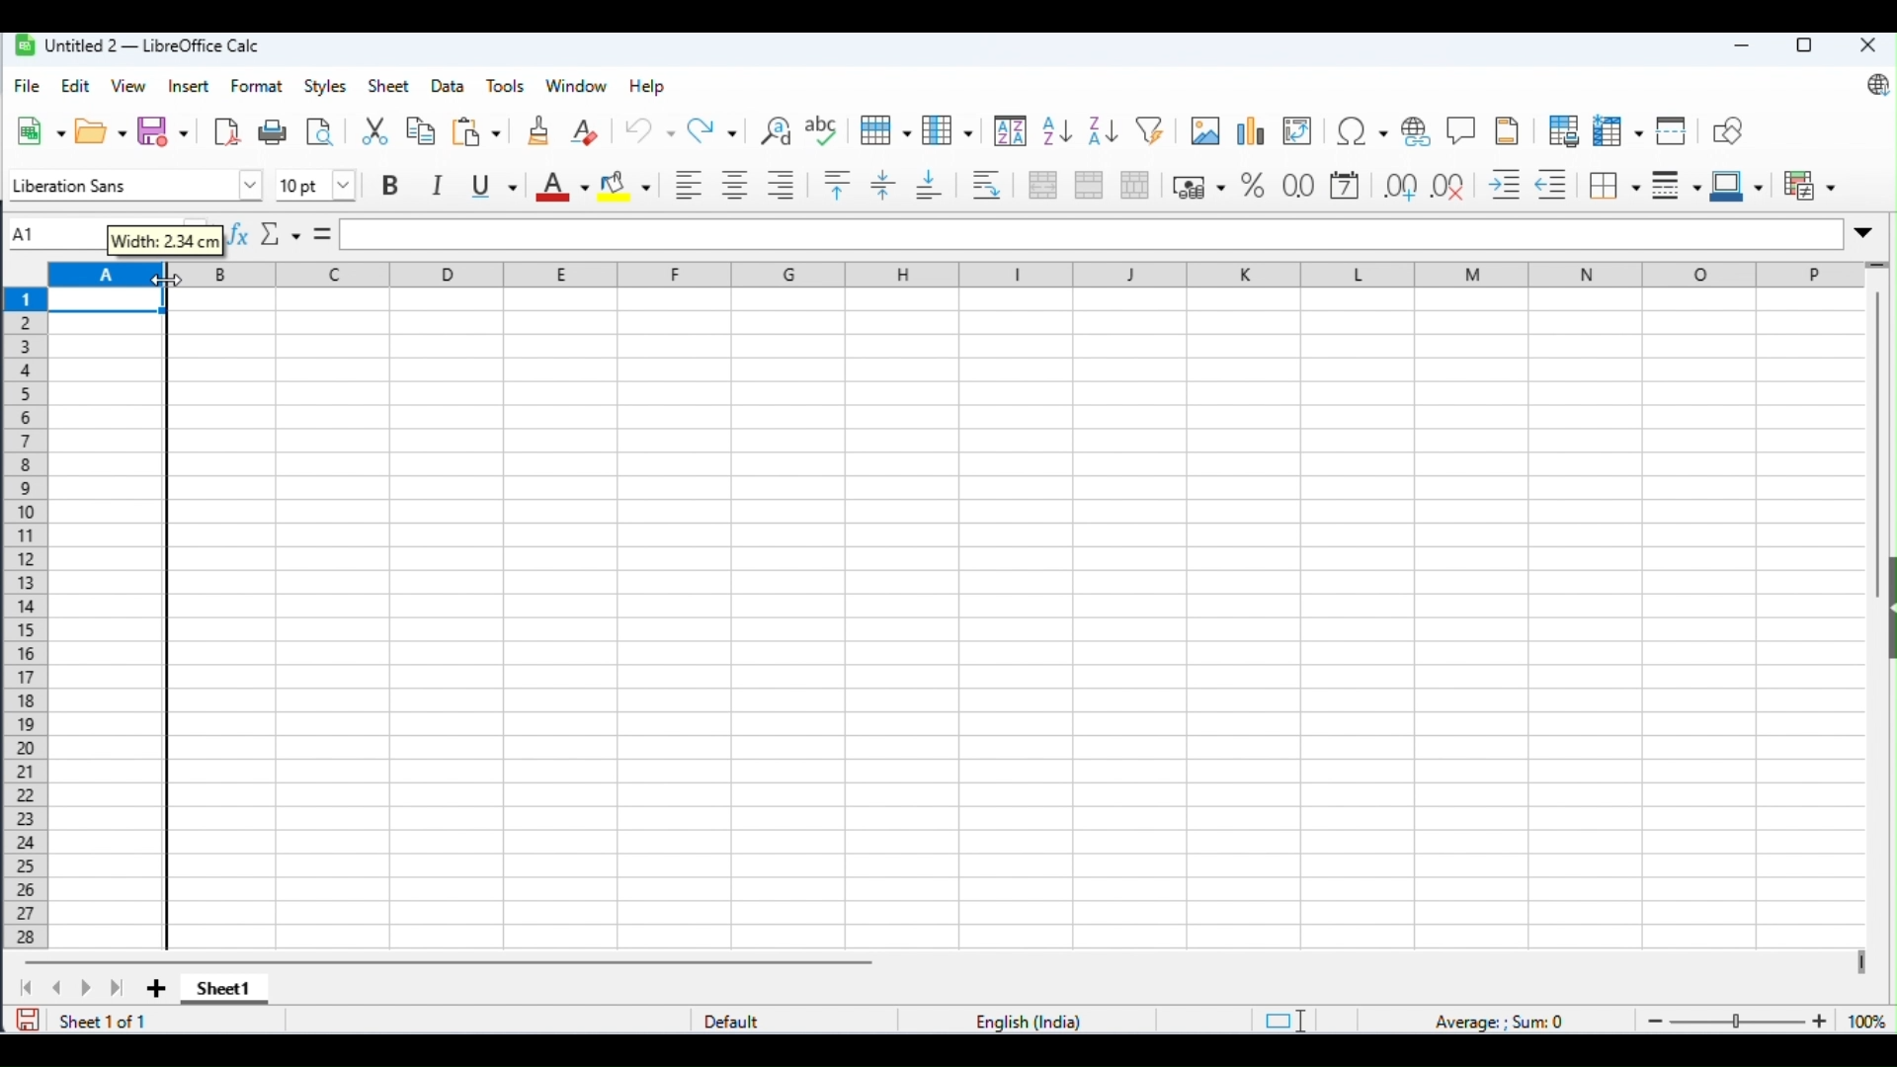  What do you see at coordinates (1298, 133) in the screenshot?
I see `insert or edit pivot table` at bounding box center [1298, 133].